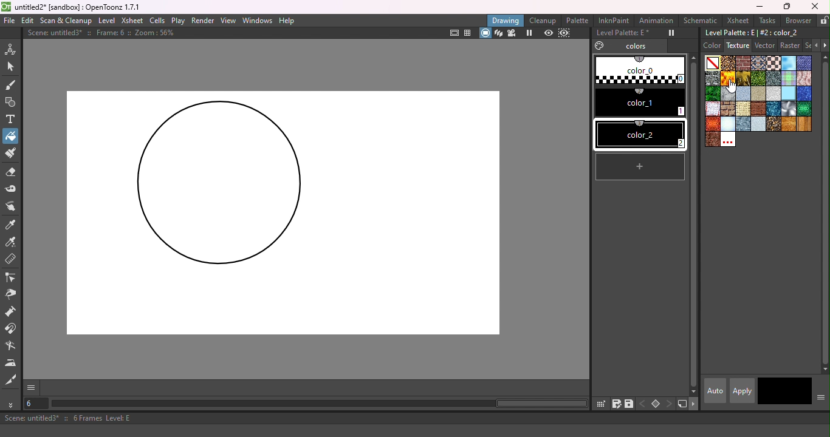 The width and height of the screenshot is (830, 437). Describe the element at coordinates (797, 21) in the screenshot. I see `Browser` at that location.